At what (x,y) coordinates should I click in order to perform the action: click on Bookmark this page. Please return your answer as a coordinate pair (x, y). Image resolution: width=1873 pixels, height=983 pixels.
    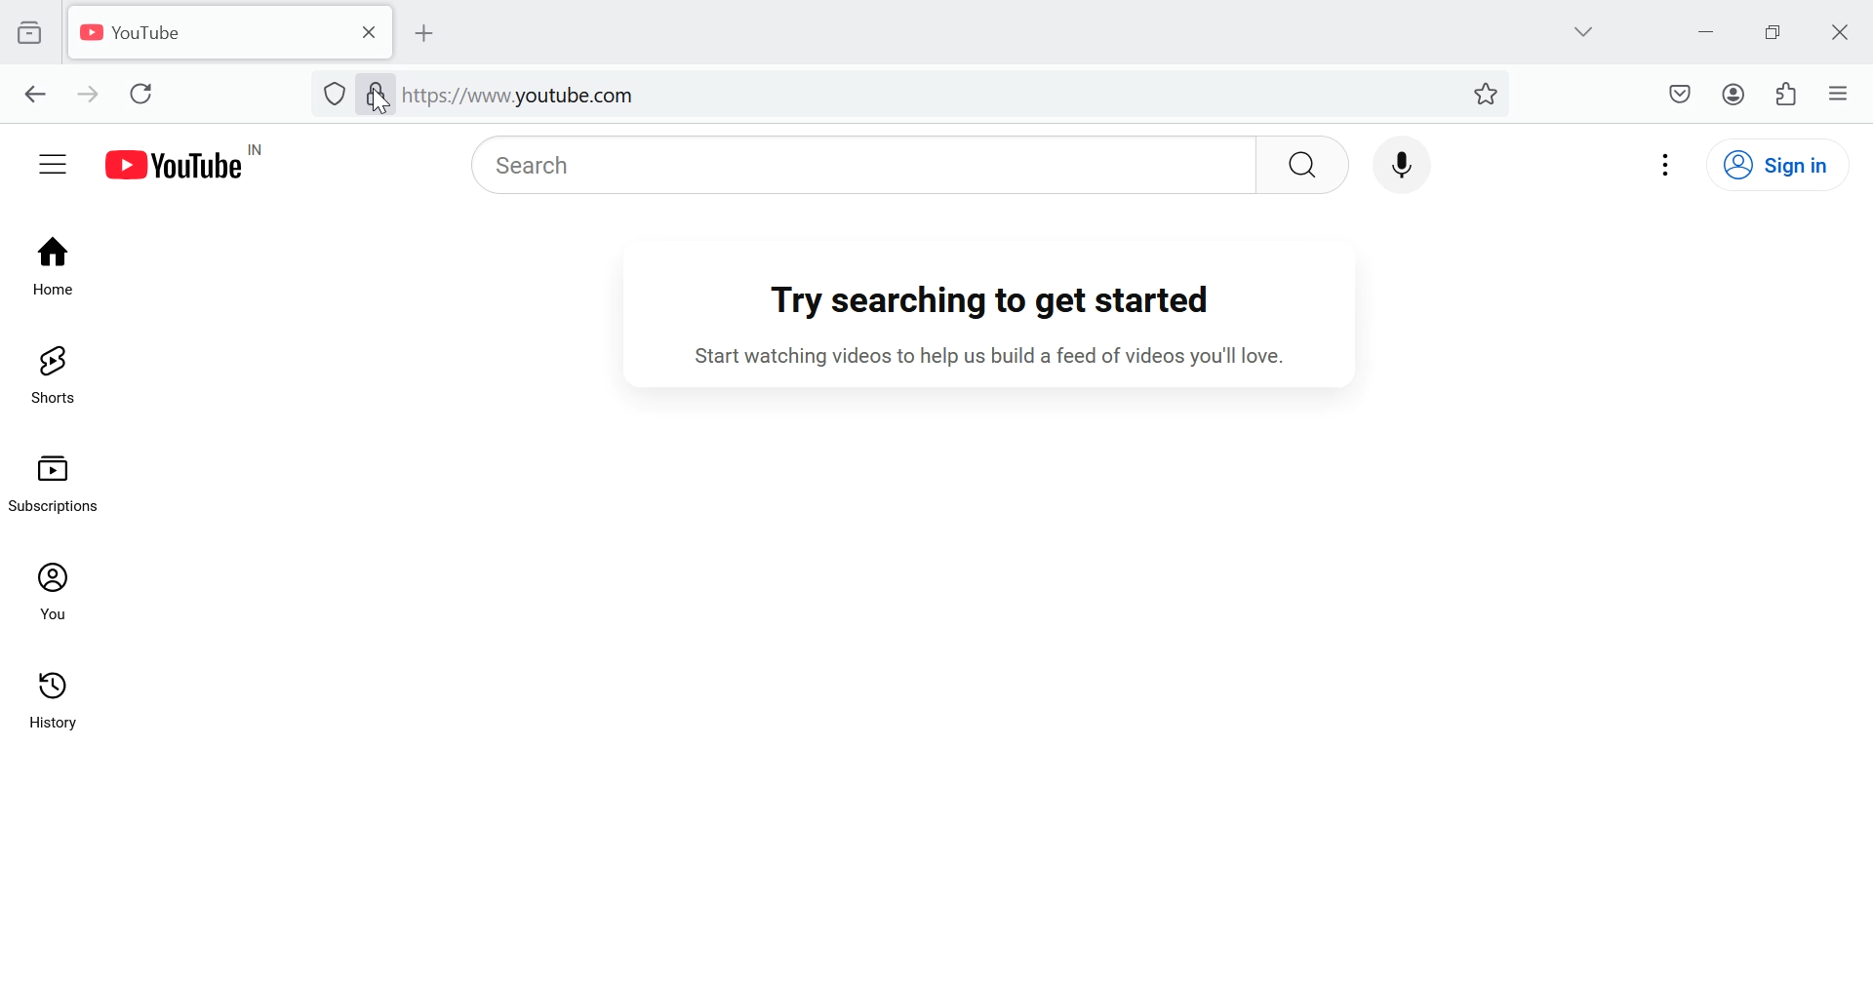
    Looking at the image, I should click on (1488, 92).